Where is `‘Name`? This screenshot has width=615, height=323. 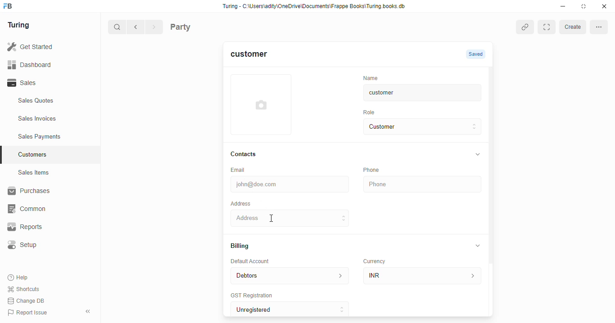
‘Name is located at coordinates (370, 77).